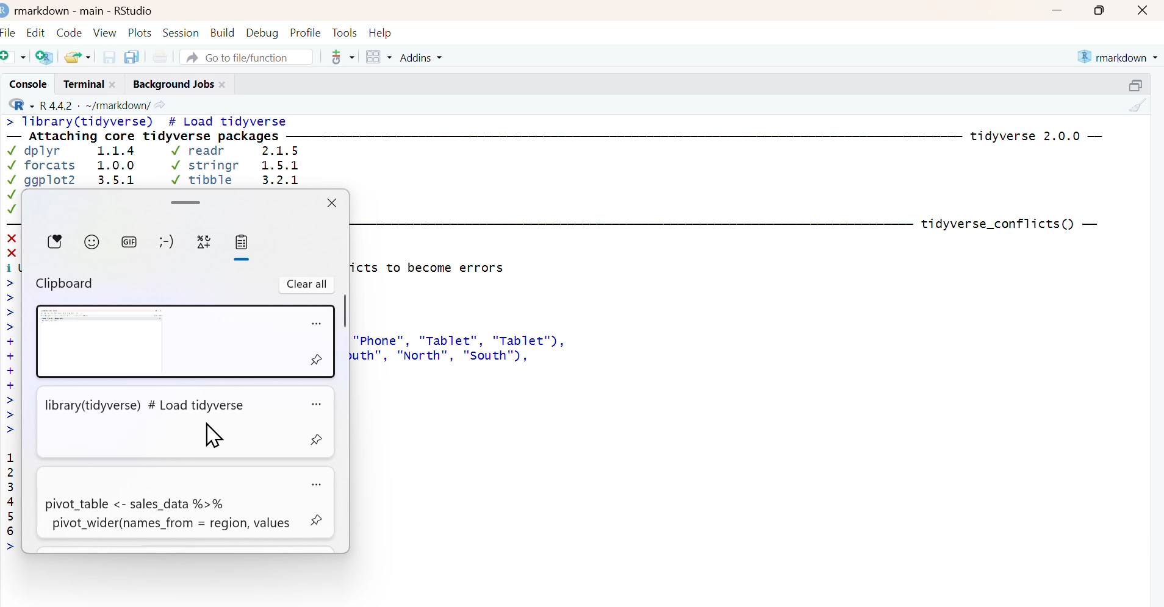 Image resolution: width=1164 pixels, height=607 pixels. I want to click on File, so click(10, 30).